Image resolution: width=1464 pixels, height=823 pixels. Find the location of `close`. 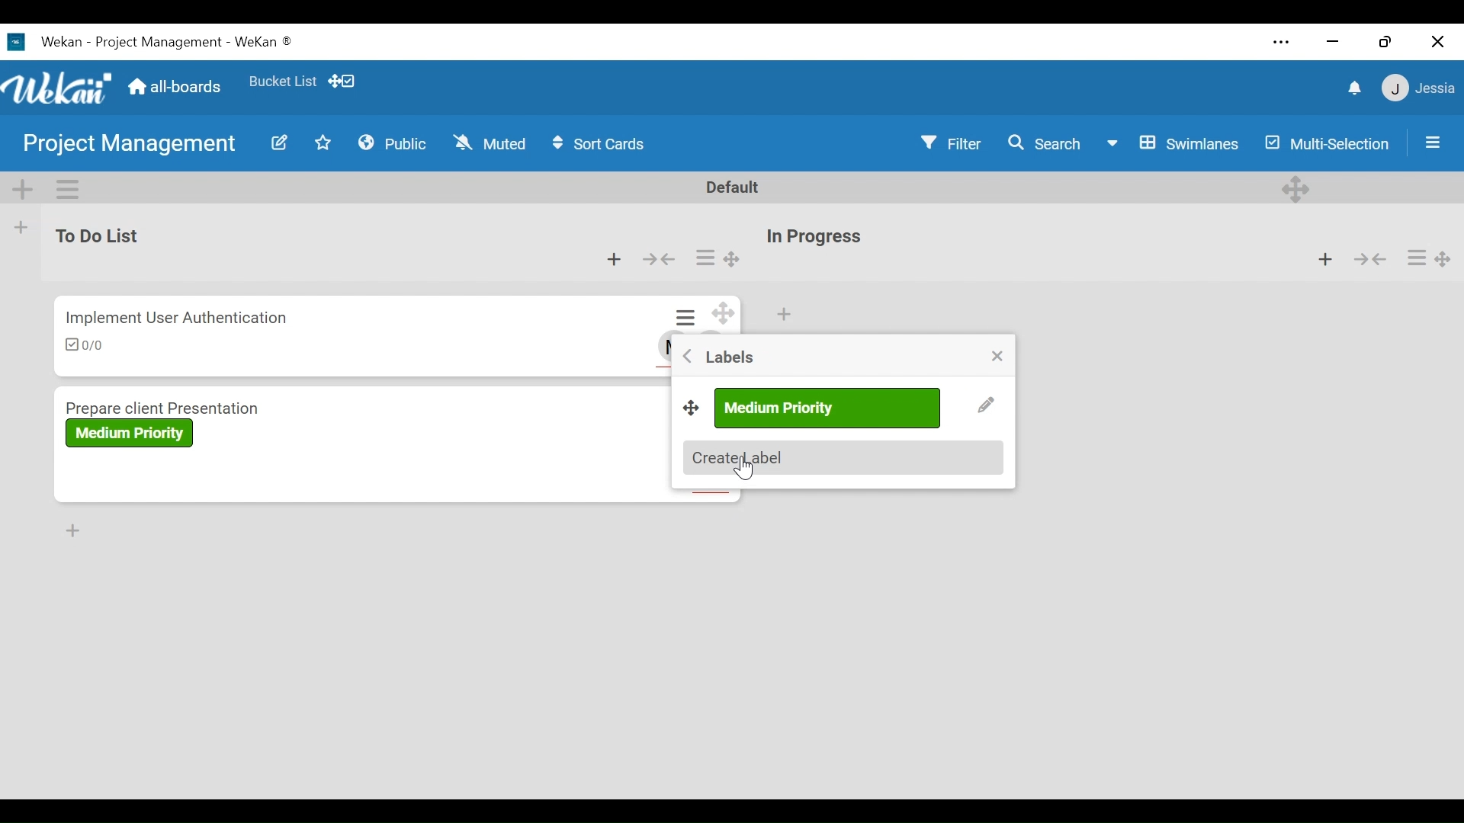

close is located at coordinates (1437, 42).